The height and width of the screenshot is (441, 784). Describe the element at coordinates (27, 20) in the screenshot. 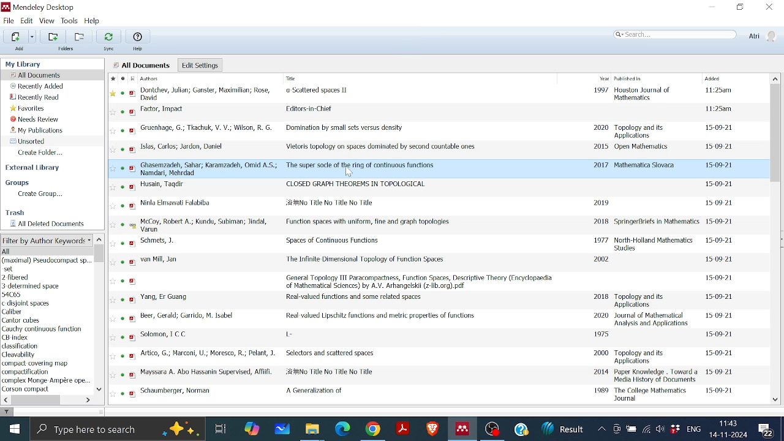

I see `Edit` at that location.